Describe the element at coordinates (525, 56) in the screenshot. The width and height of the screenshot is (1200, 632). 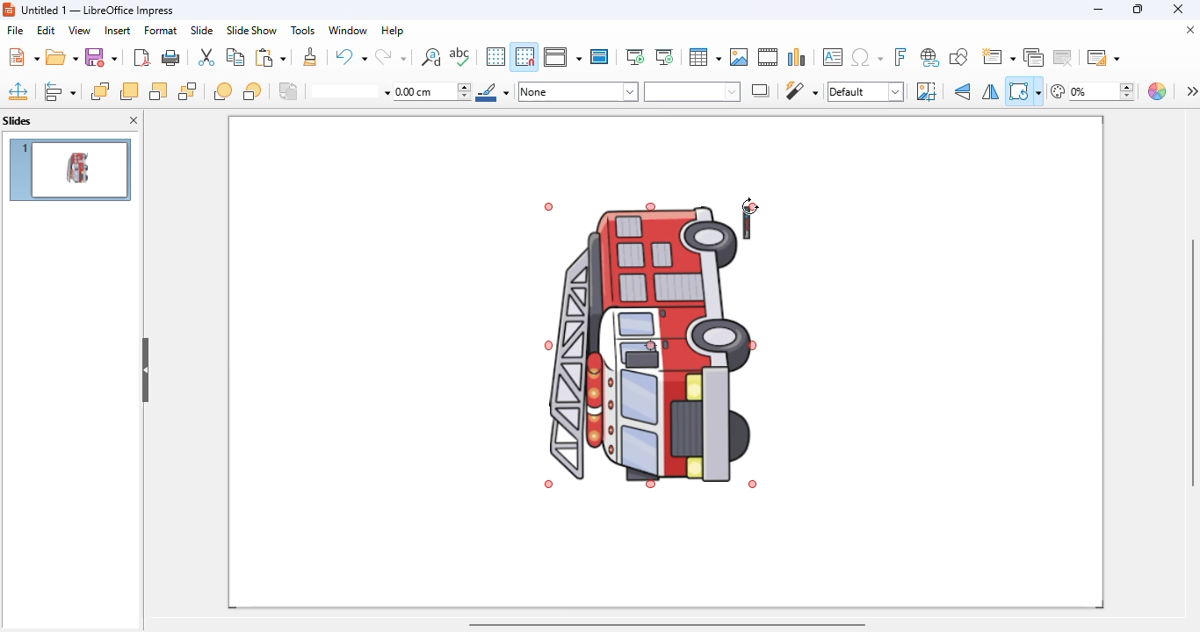
I see `snap to grid` at that location.